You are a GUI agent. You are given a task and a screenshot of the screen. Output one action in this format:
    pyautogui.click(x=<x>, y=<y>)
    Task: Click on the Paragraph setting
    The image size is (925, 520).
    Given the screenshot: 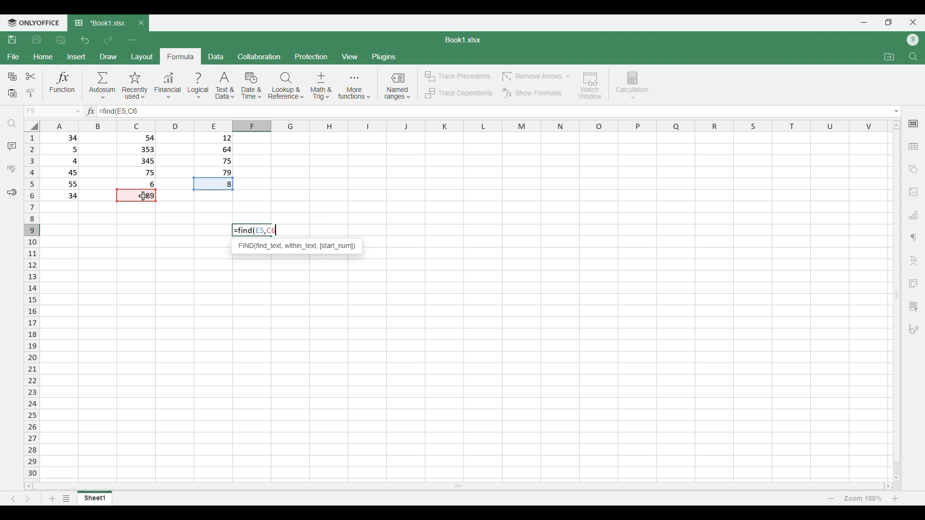 What is the action you would take?
    pyautogui.click(x=914, y=238)
    